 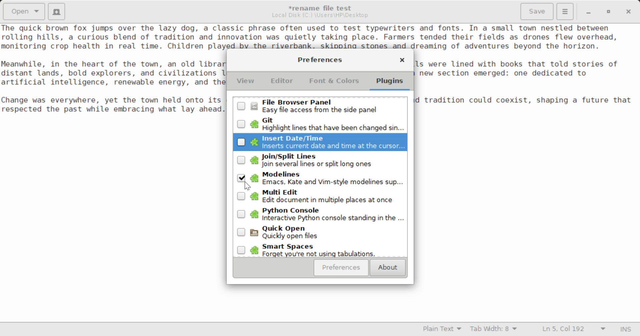 I want to click on Unselected Smart Spaces, so click(x=319, y=251).